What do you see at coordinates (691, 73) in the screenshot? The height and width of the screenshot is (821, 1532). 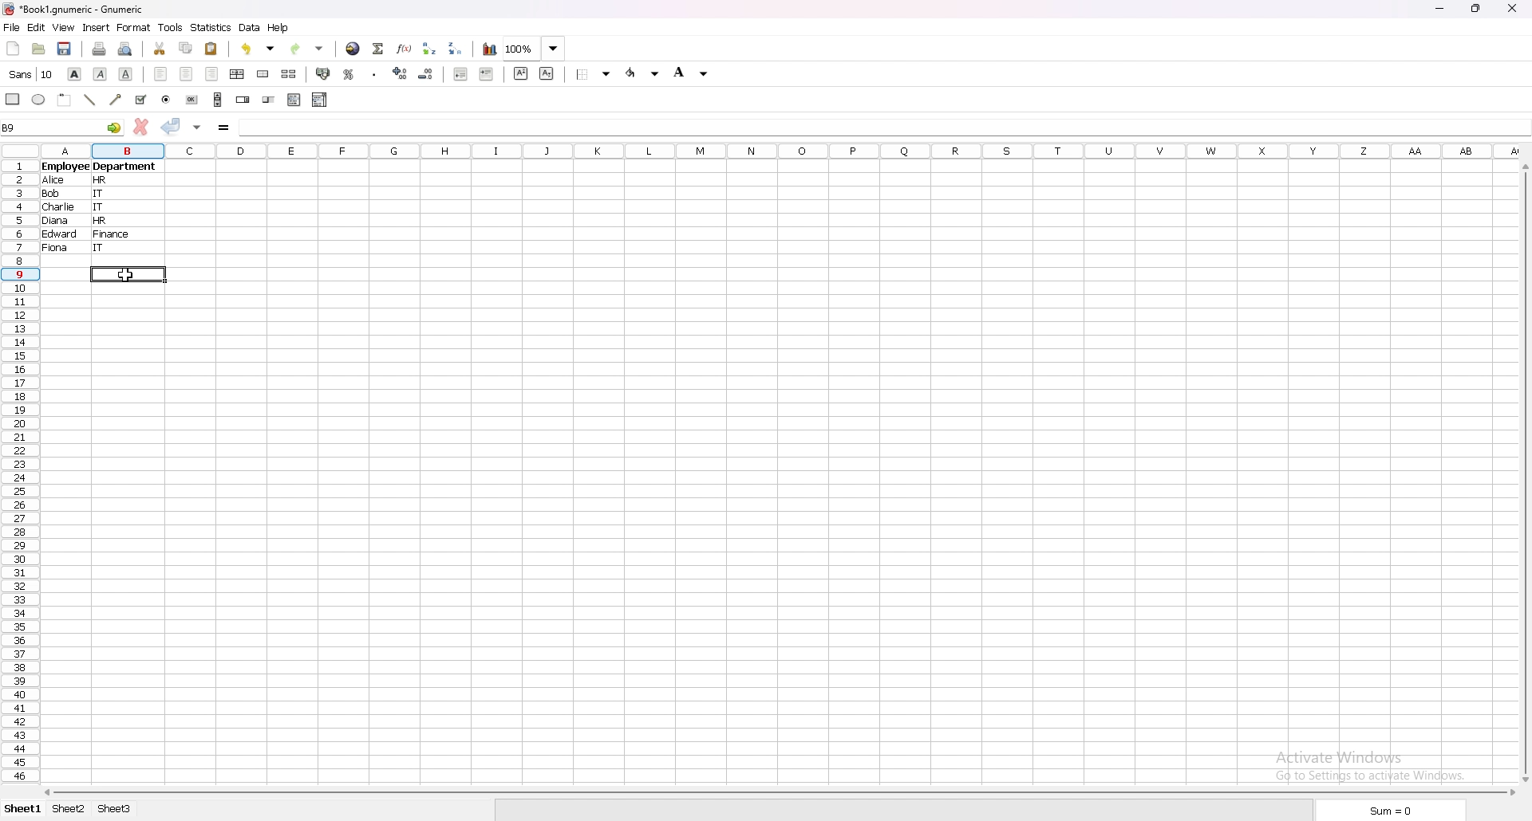 I see `background` at bounding box center [691, 73].